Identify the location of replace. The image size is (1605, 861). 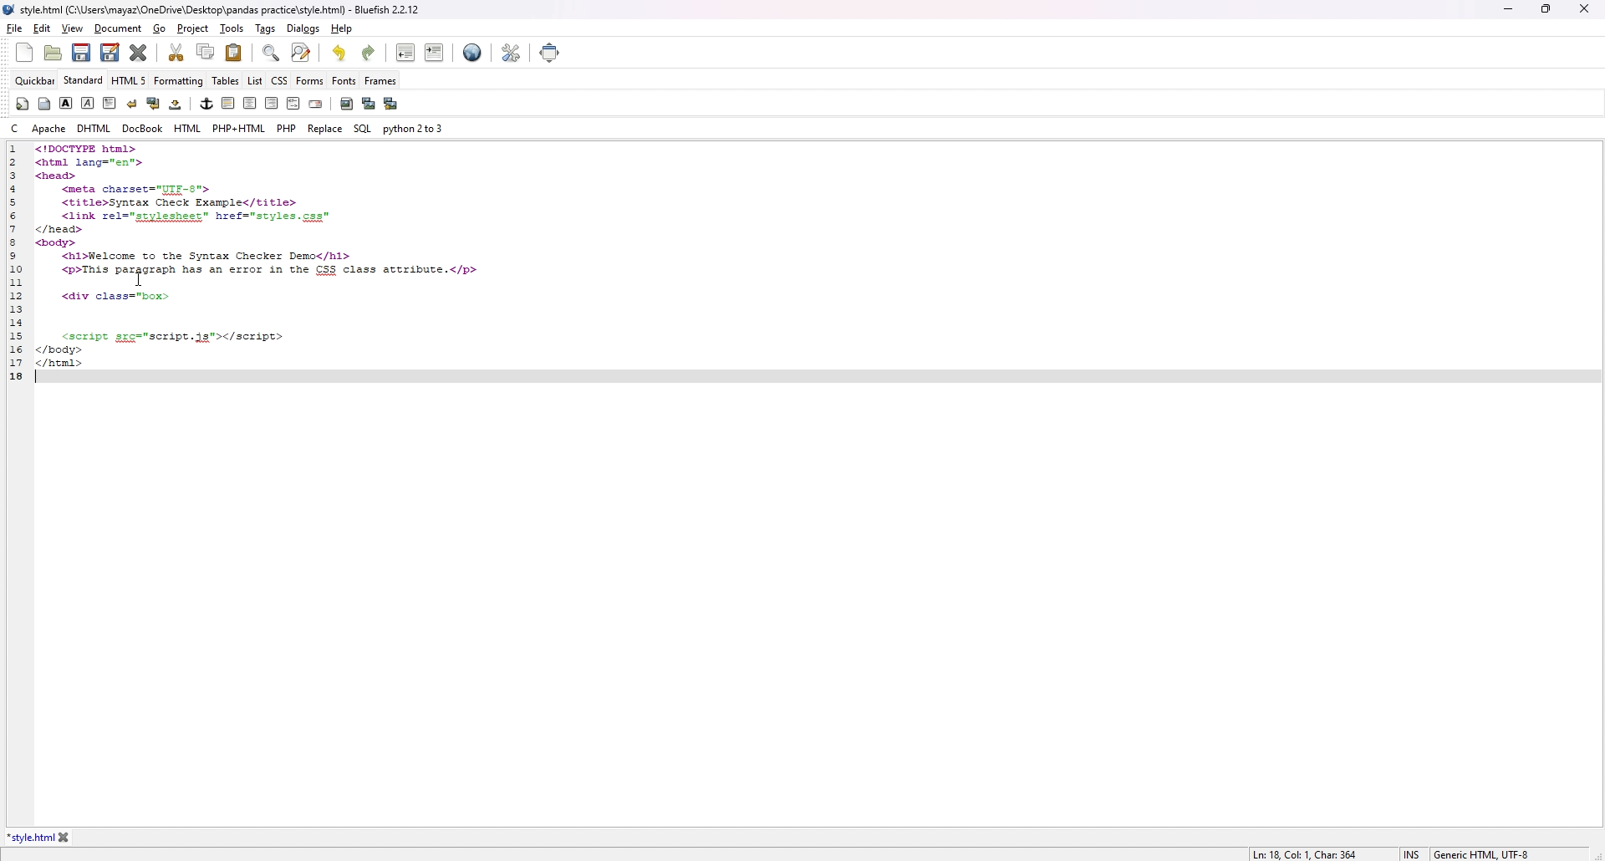
(326, 129).